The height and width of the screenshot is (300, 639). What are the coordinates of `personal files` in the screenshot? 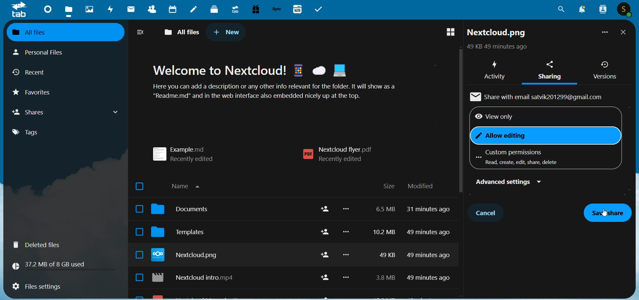 It's located at (45, 52).